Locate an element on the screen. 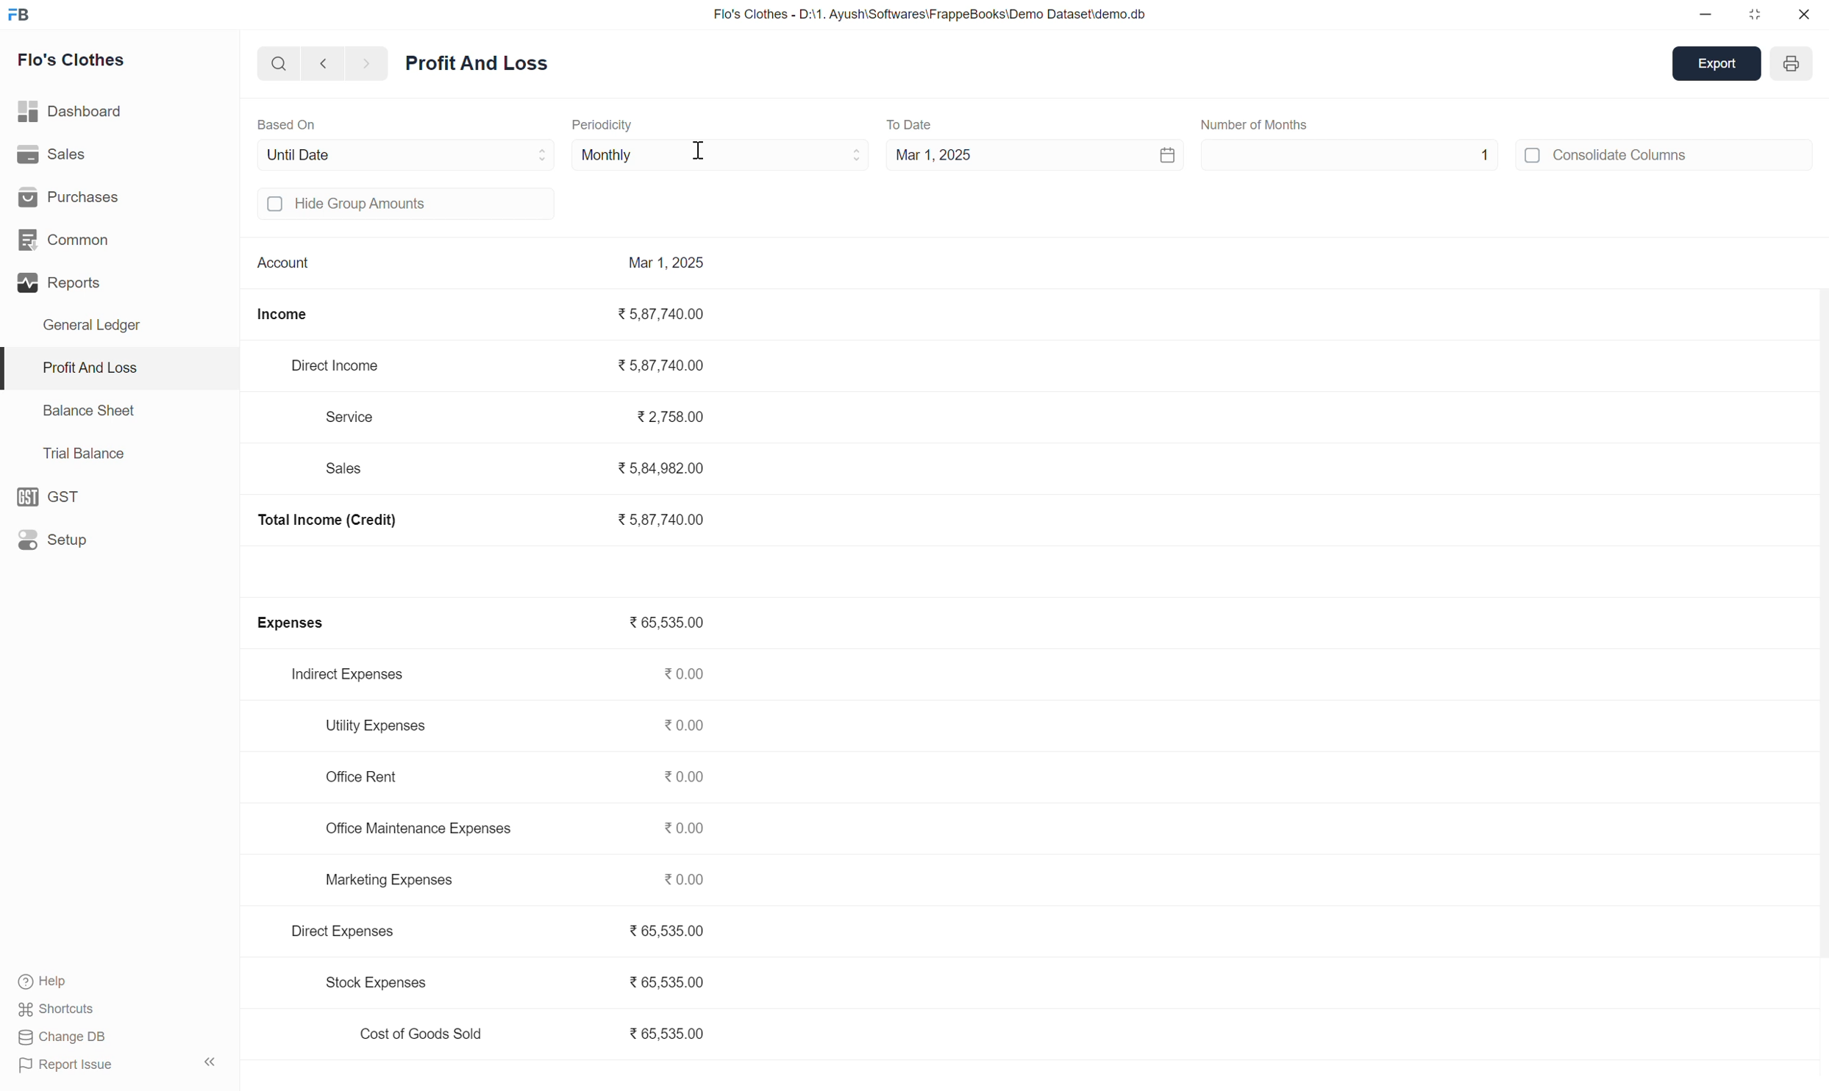  Trial Balance is located at coordinates (76, 455).